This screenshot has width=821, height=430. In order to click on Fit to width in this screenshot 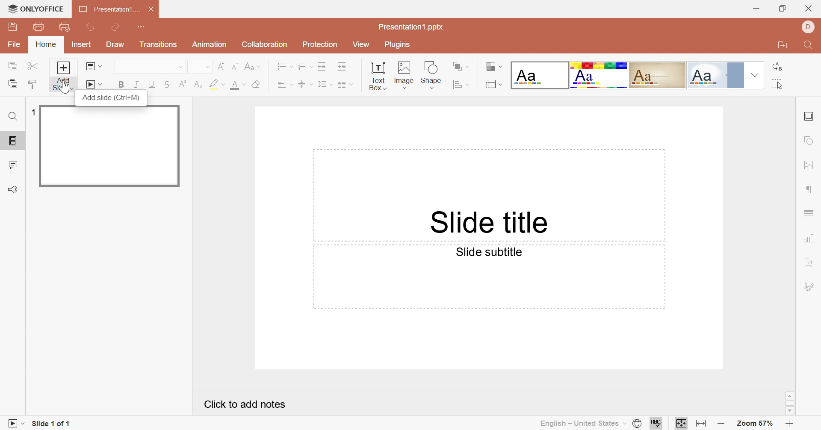, I will do `click(701, 424)`.